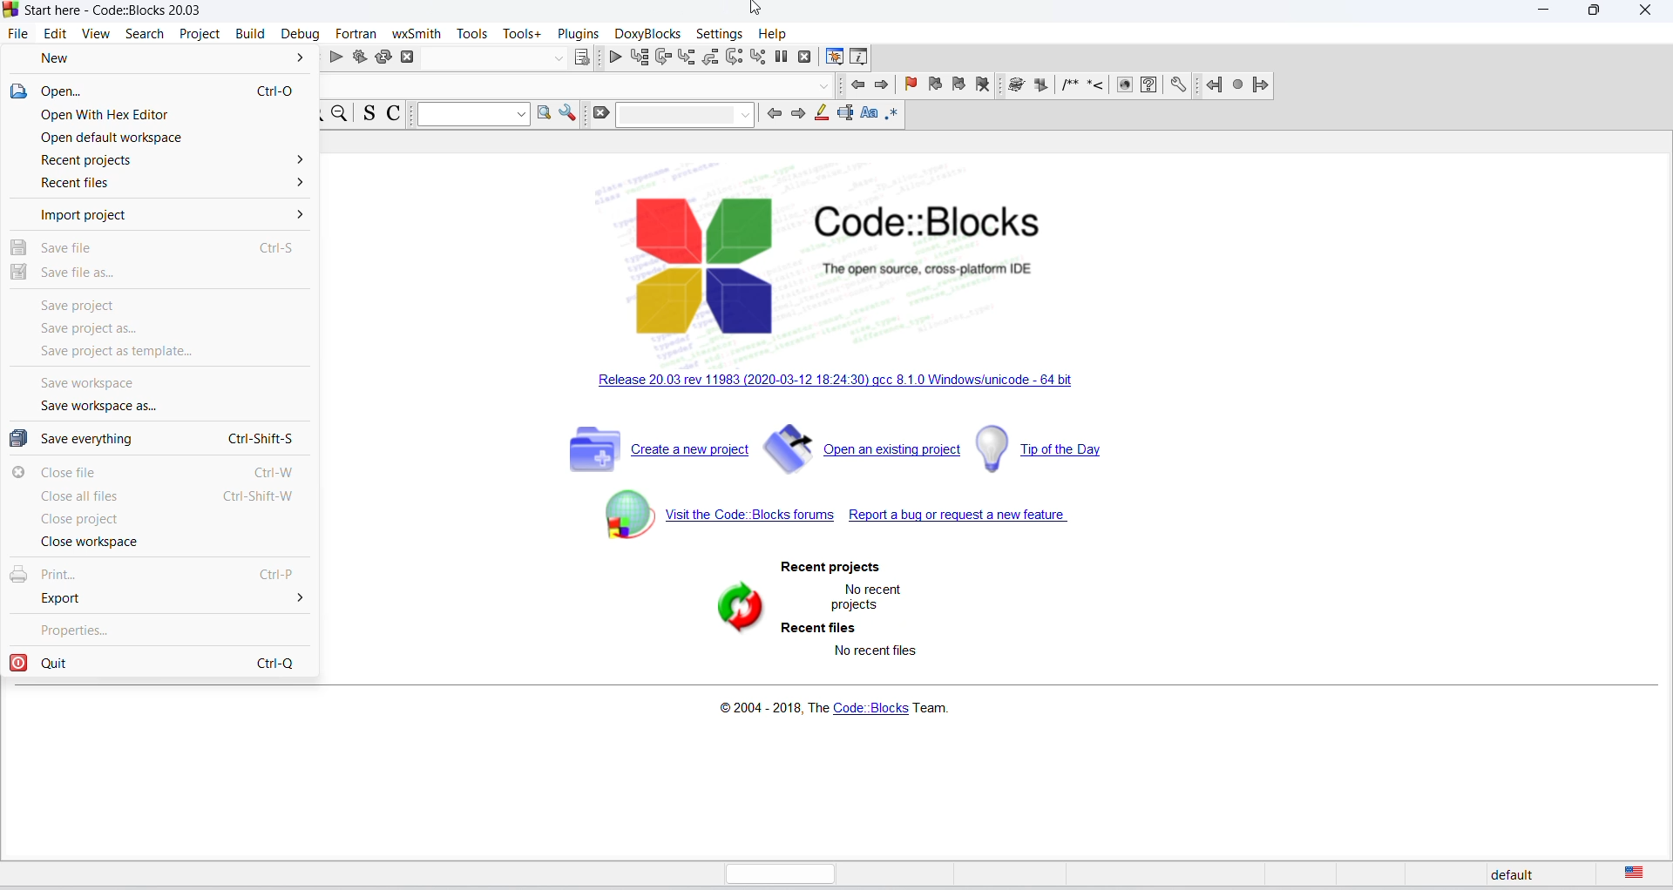 This screenshot has height=890, width=1673. Describe the element at coordinates (734, 57) in the screenshot. I see `next instruction` at that location.